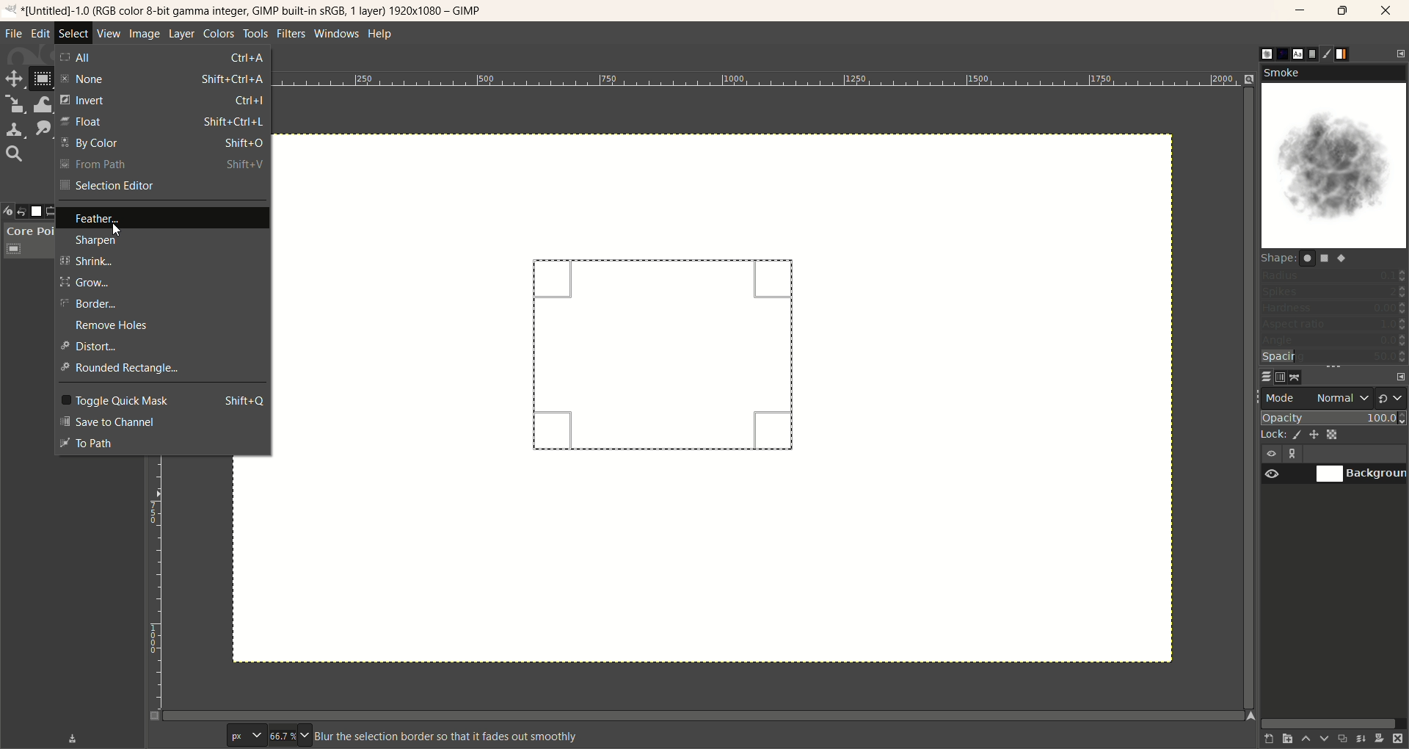  I want to click on zoom factor, so click(291, 735).